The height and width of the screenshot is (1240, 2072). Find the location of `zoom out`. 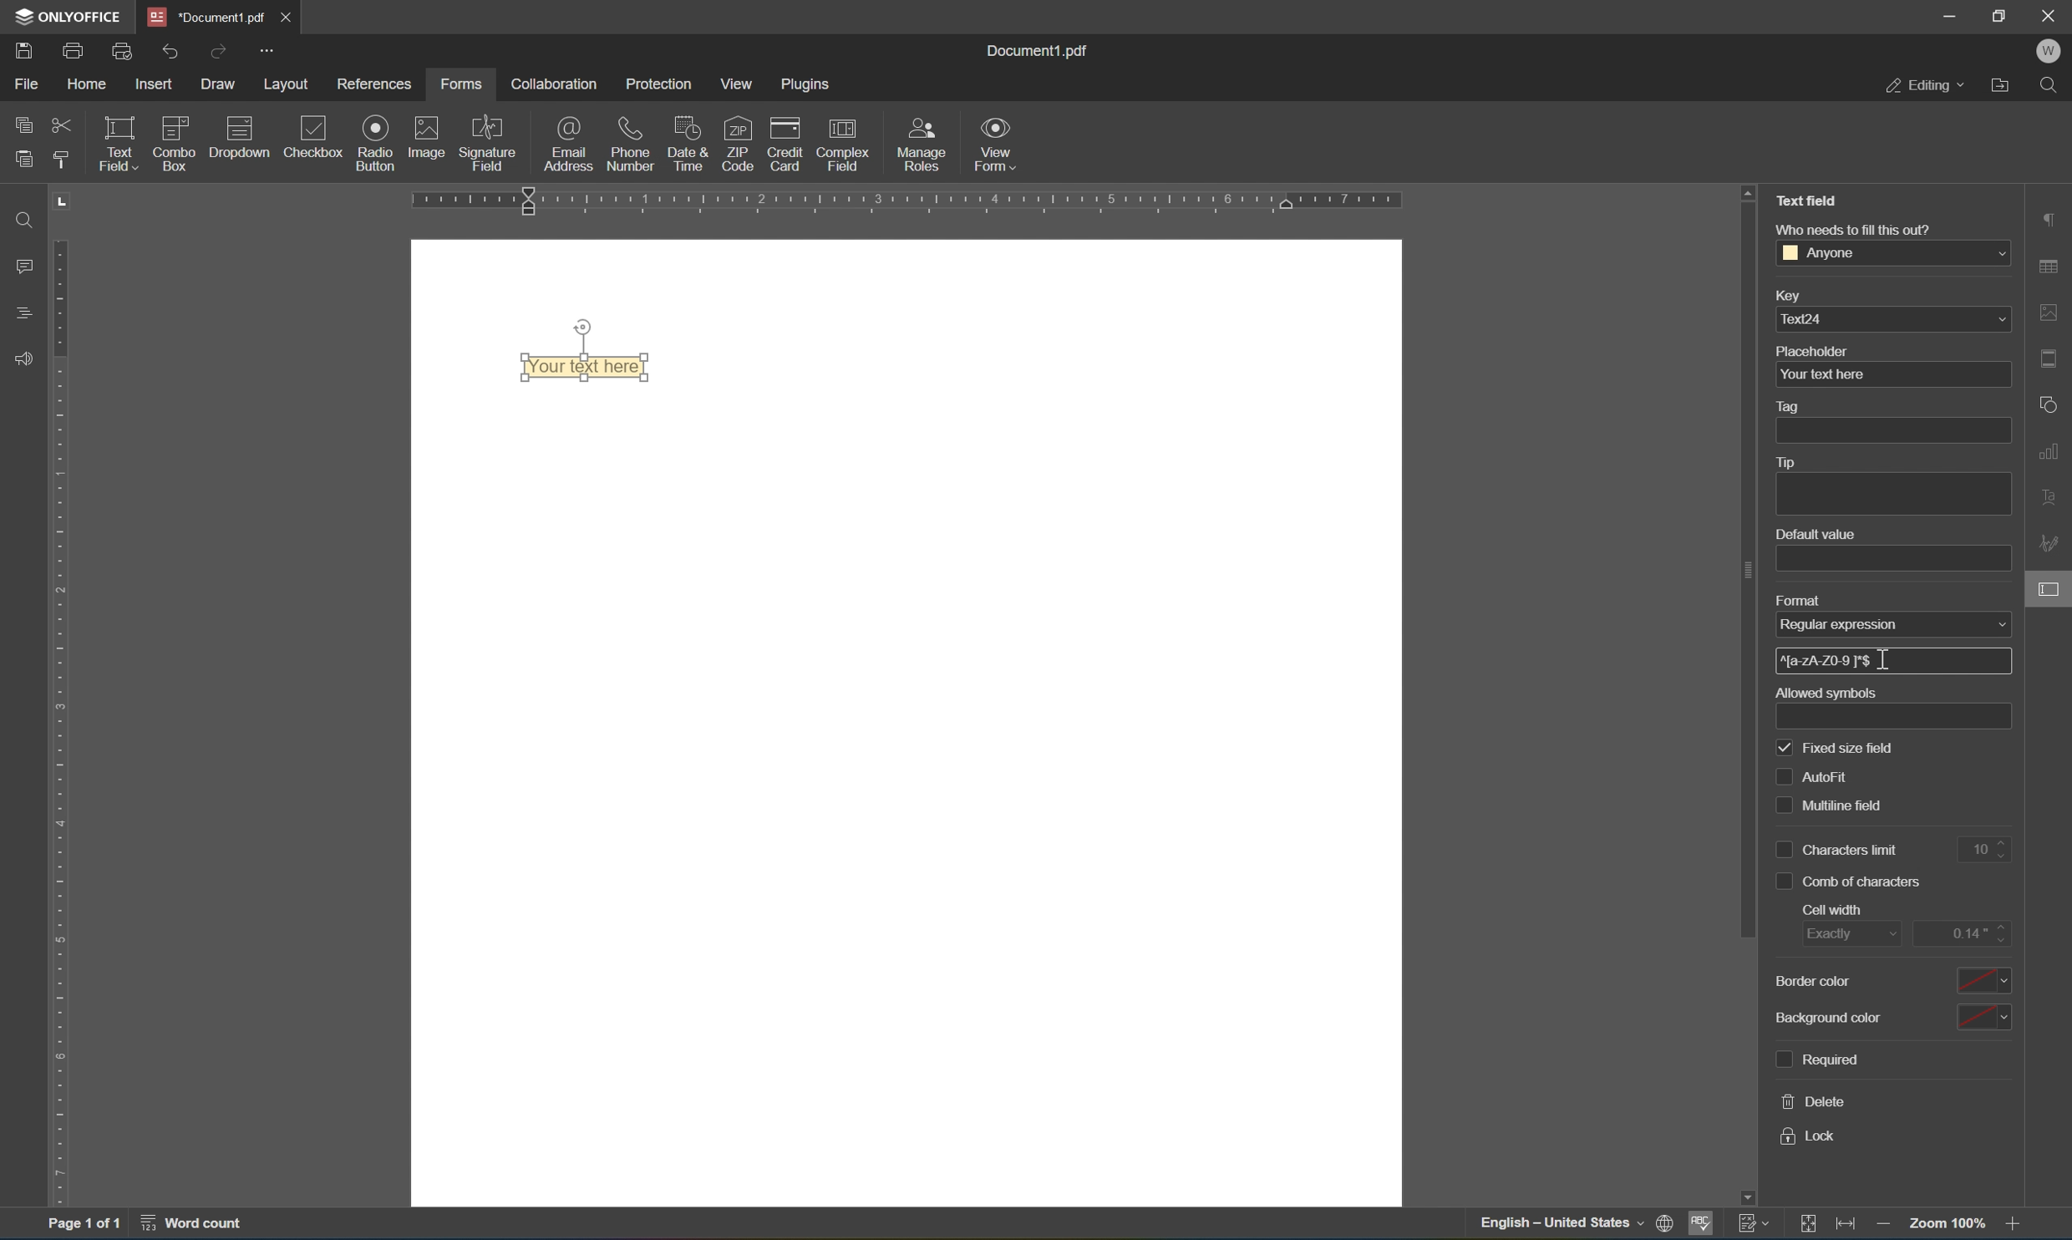

zoom out is located at coordinates (1887, 1227).